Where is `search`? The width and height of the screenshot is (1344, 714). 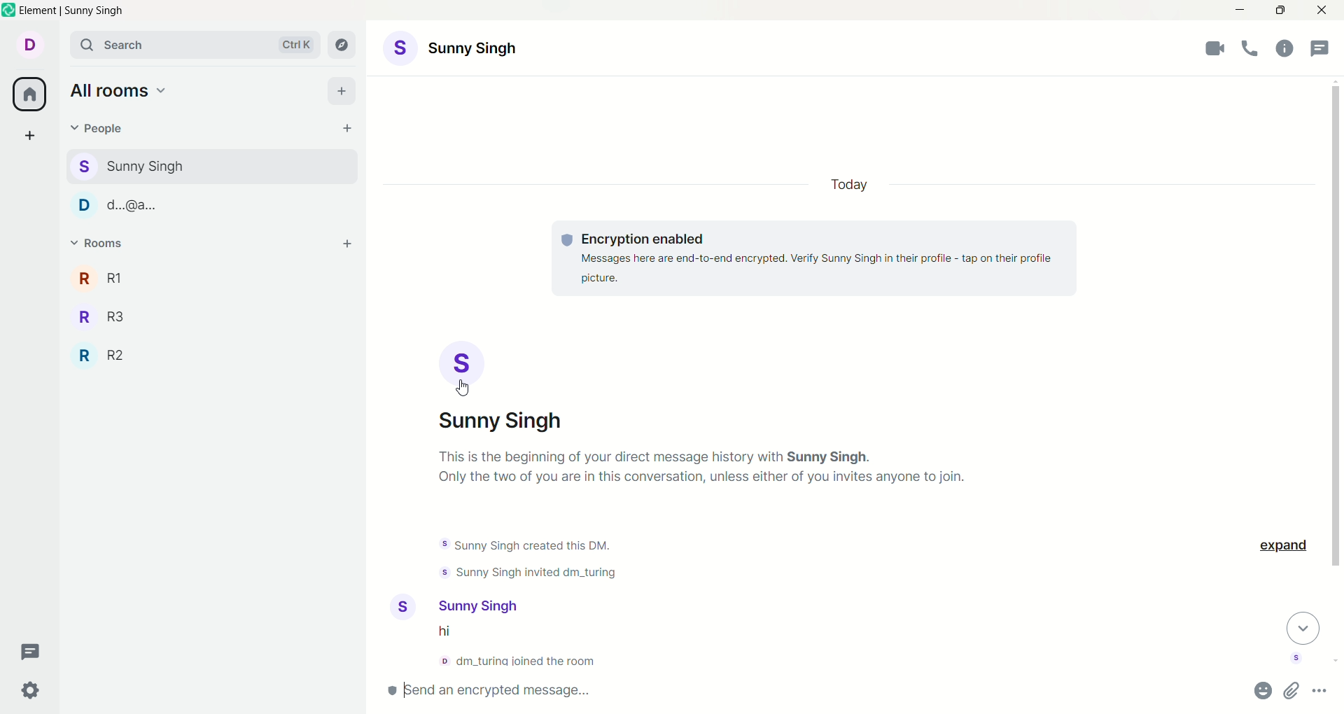 search is located at coordinates (195, 45).